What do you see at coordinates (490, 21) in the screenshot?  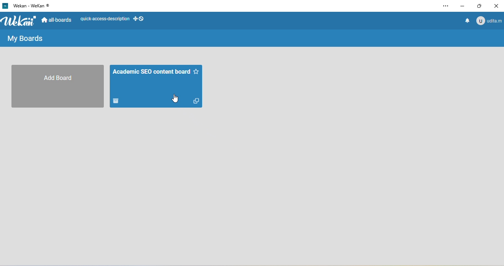 I see `udita m` at bounding box center [490, 21].